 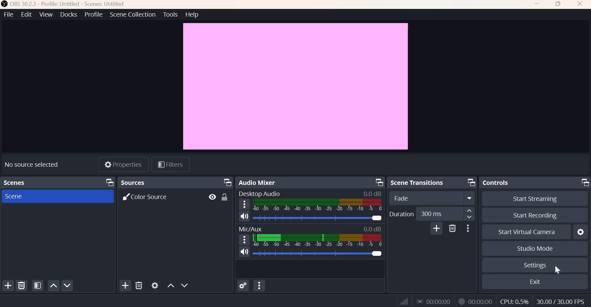 What do you see at coordinates (528, 231) in the screenshot?
I see `Start virtual camera` at bounding box center [528, 231].